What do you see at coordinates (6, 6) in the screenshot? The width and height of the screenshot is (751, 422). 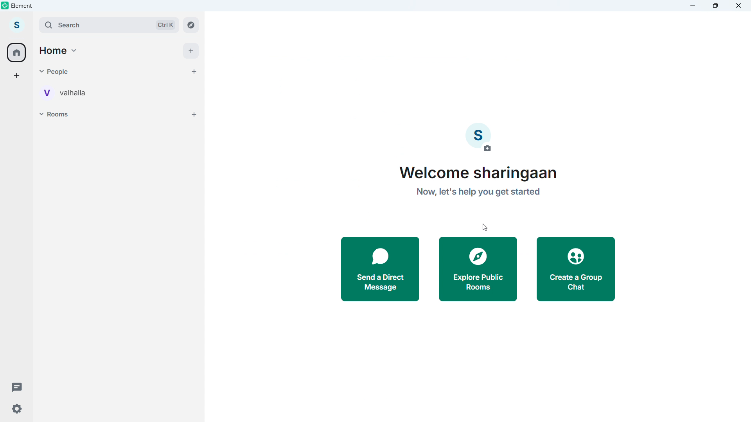 I see `element logo` at bounding box center [6, 6].